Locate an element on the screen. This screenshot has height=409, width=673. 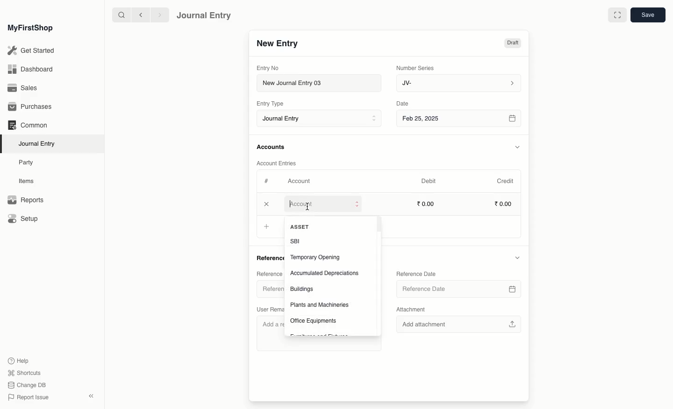
Account is located at coordinates (299, 181).